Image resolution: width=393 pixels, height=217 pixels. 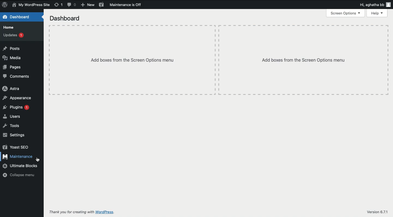 What do you see at coordinates (127, 5) in the screenshot?
I see `Maintenance is off` at bounding box center [127, 5].